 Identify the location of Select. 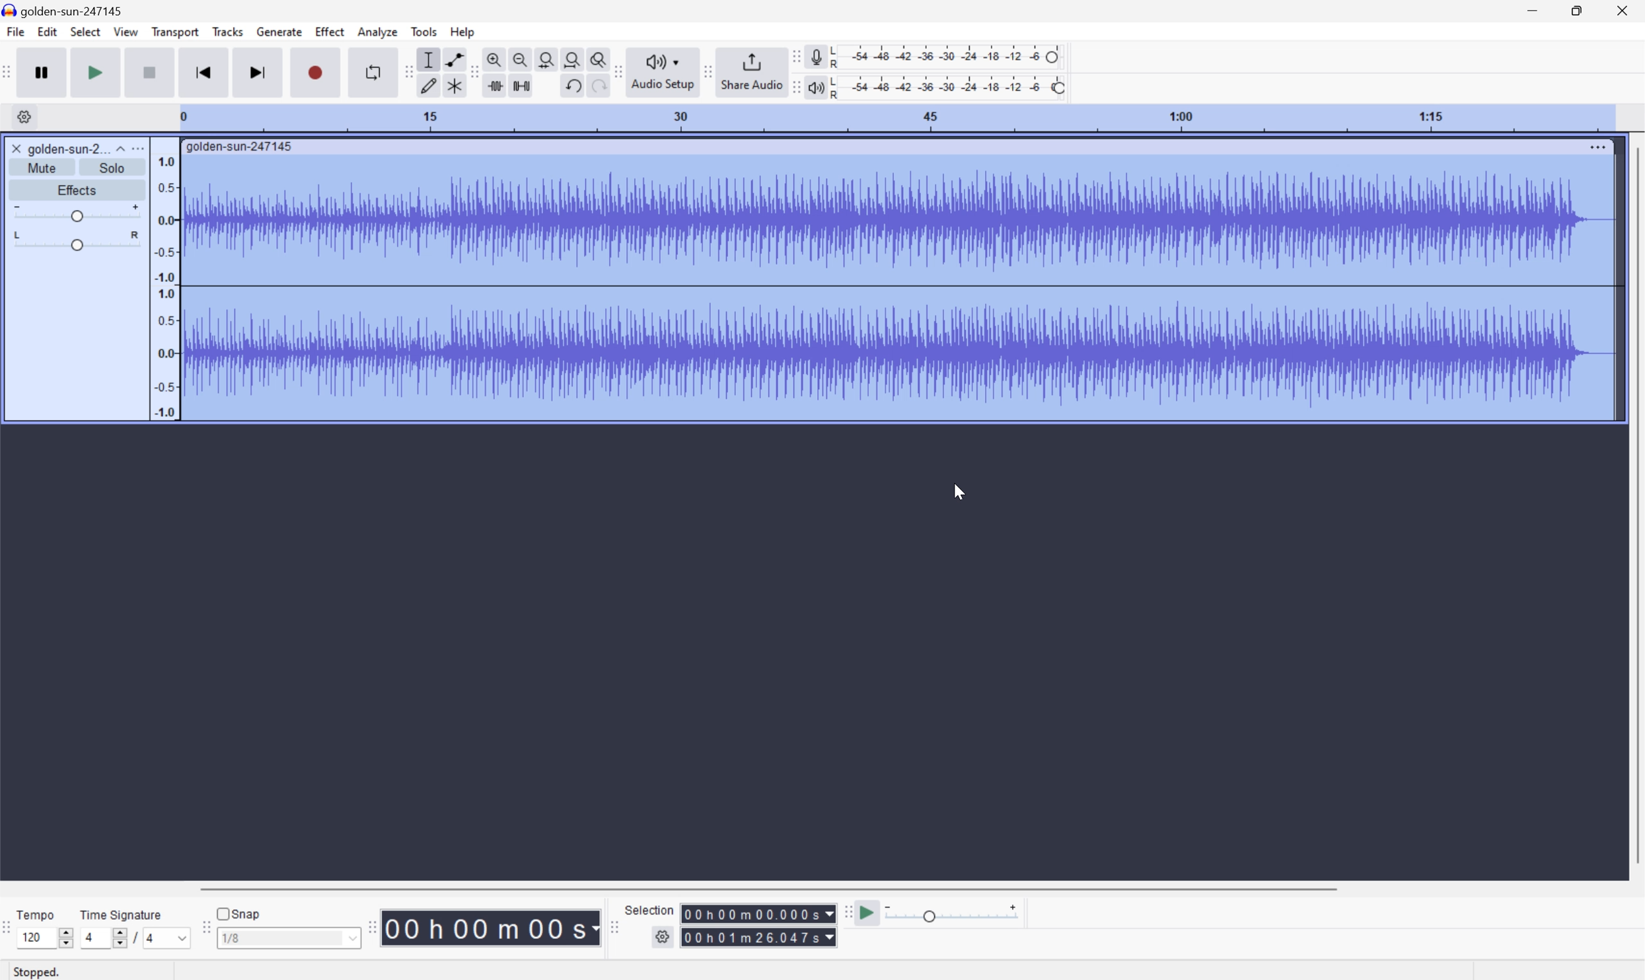
(85, 30).